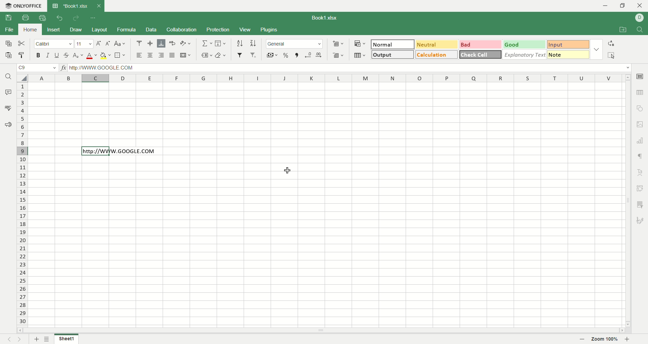 The width and height of the screenshot is (648, 344). I want to click on find, so click(8, 76).